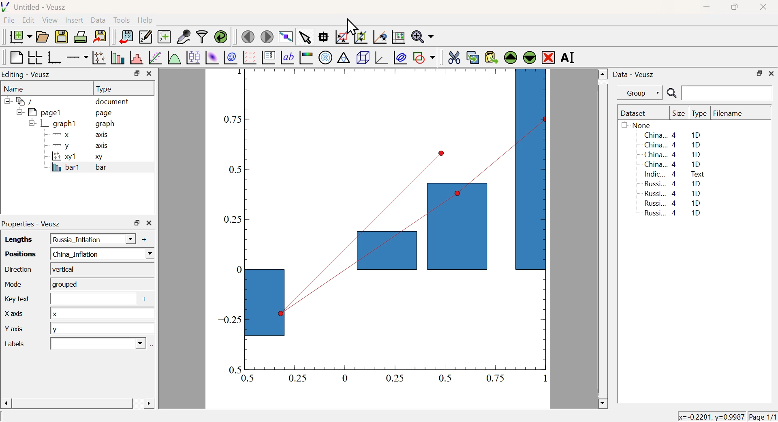  Describe the element at coordinates (15, 298) in the screenshot. I see `Key Text` at that location.